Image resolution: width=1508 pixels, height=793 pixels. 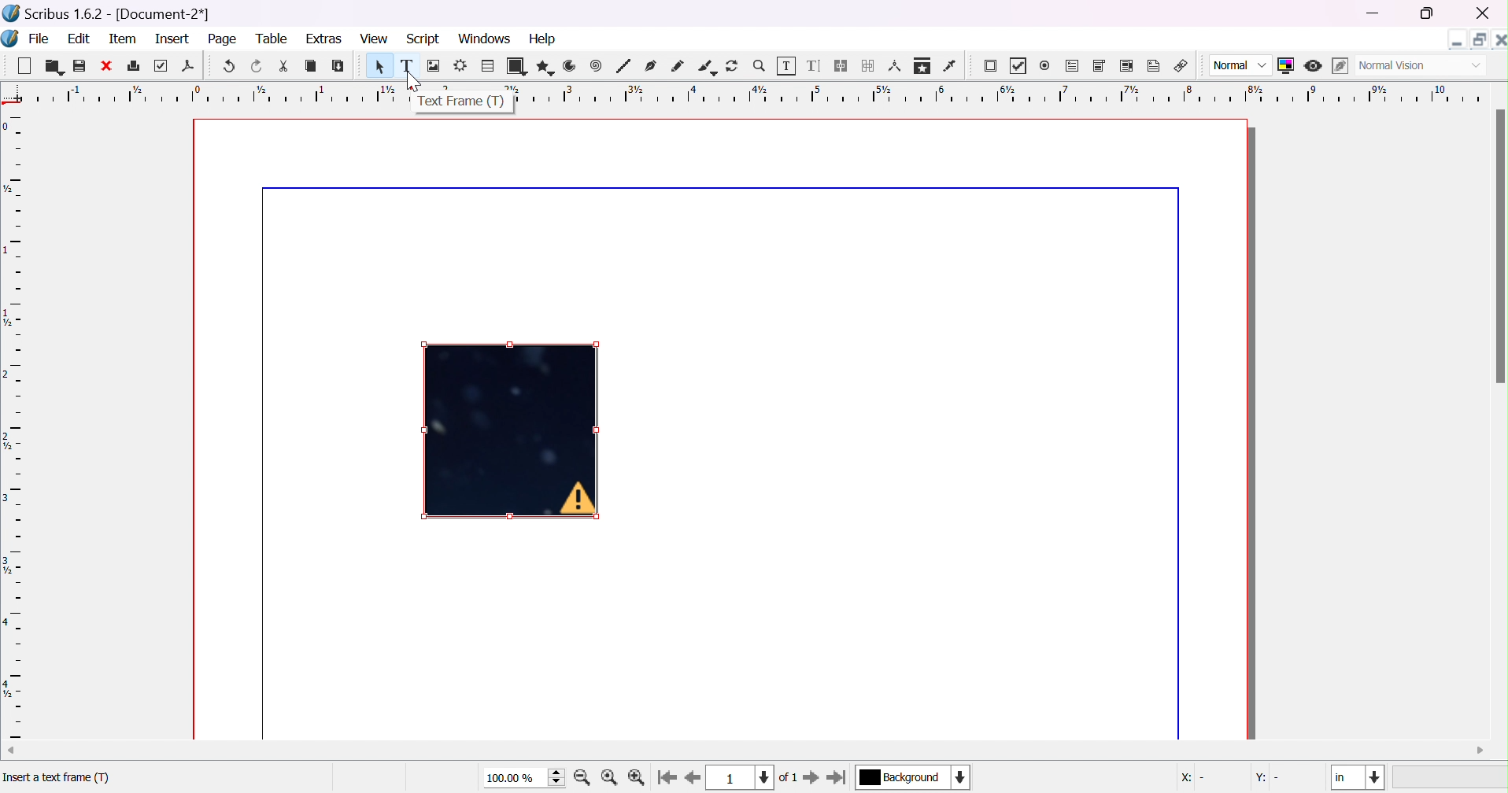 What do you see at coordinates (545, 38) in the screenshot?
I see `help` at bounding box center [545, 38].